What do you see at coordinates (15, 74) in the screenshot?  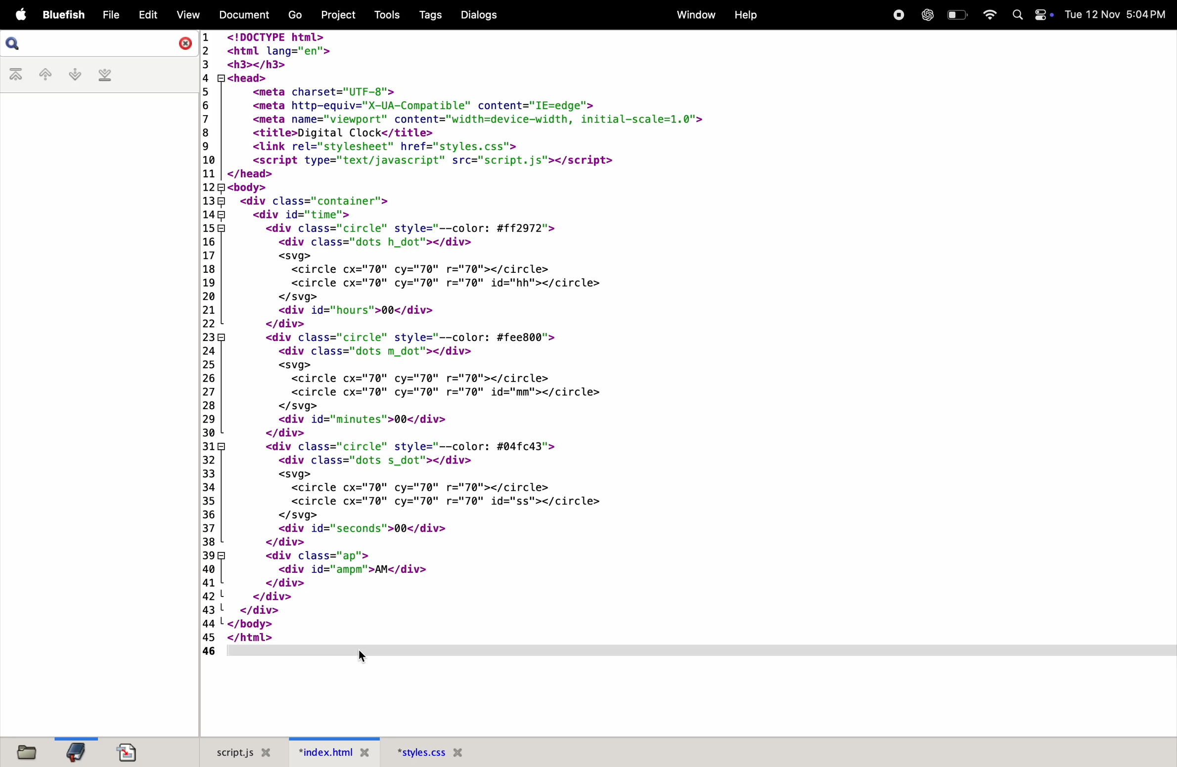 I see `first bookmark` at bounding box center [15, 74].